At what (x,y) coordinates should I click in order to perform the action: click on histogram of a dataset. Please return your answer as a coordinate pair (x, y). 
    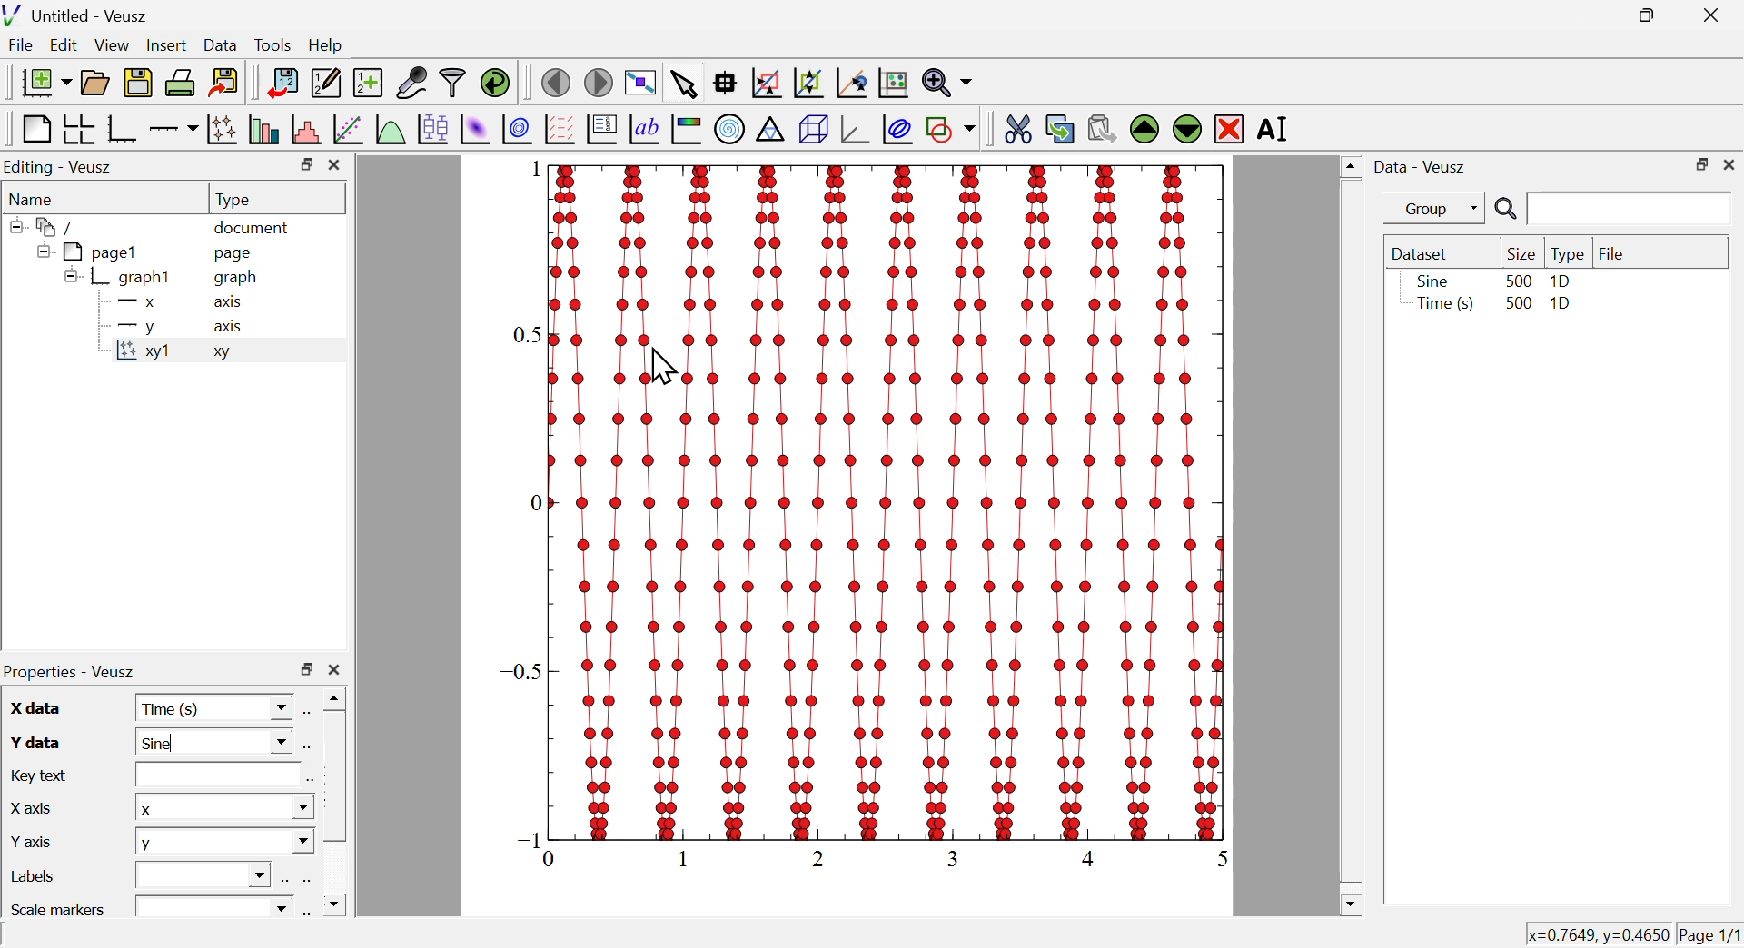
    Looking at the image, I should click on (304, 129).